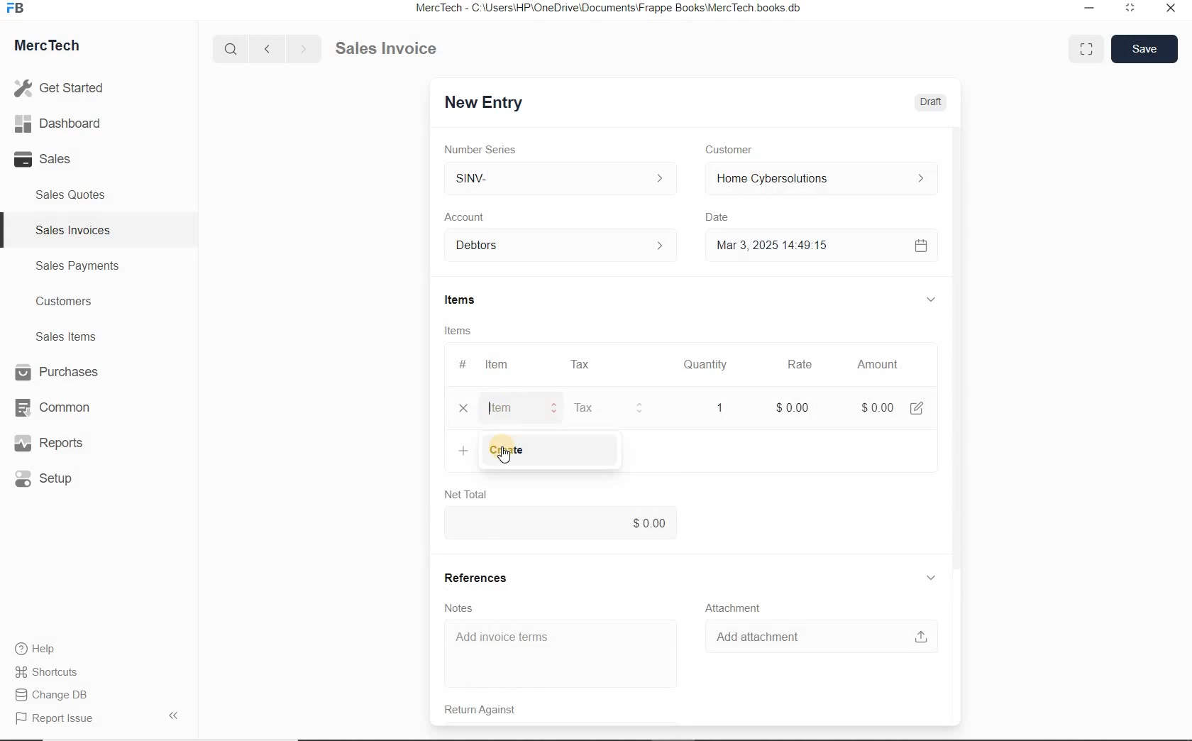 The height and width of the screenshot is (741, 1192). I want to click on Setup, so click(60, 478).